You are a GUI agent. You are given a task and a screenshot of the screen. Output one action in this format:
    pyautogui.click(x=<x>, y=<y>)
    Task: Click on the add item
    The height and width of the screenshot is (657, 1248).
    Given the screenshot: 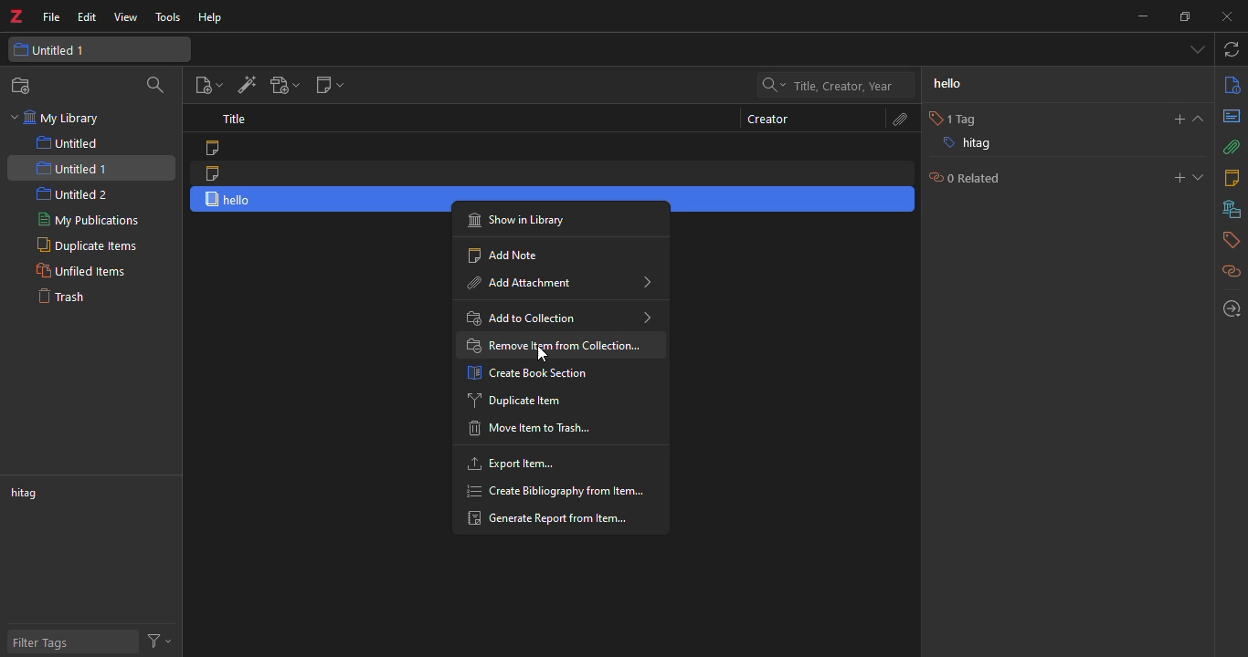 What is the action you would take?
    pyautogui.click(x=242, y=85)
    